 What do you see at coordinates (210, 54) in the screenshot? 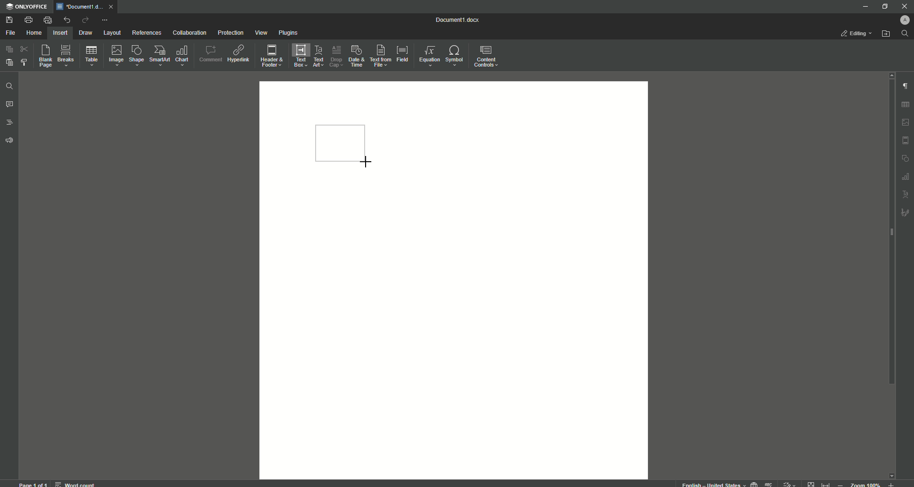
I see `Comment` at bounding box center [210, 54].